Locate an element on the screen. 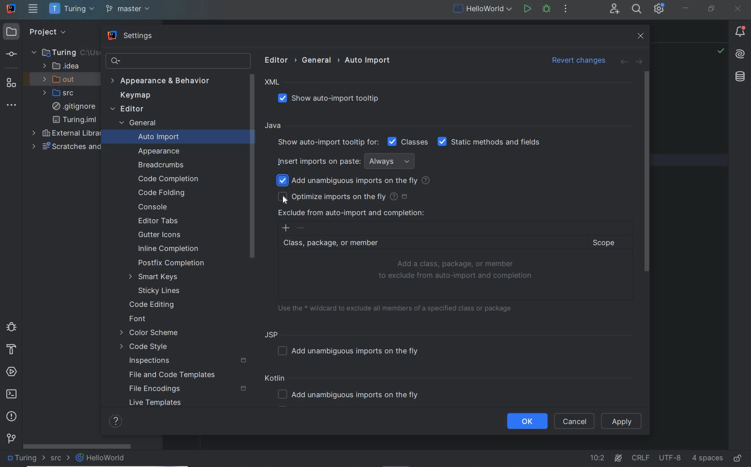 Image resolution: width=751 pixels, height=467 pixels. APPEARANCE is located at coordinates (160, 152).